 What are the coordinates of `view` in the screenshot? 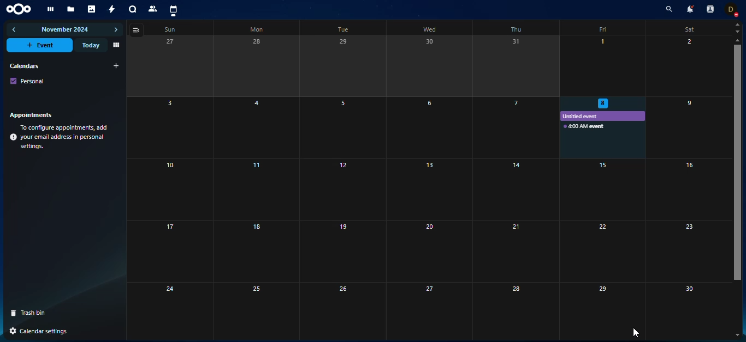 It's located at (138, 30).